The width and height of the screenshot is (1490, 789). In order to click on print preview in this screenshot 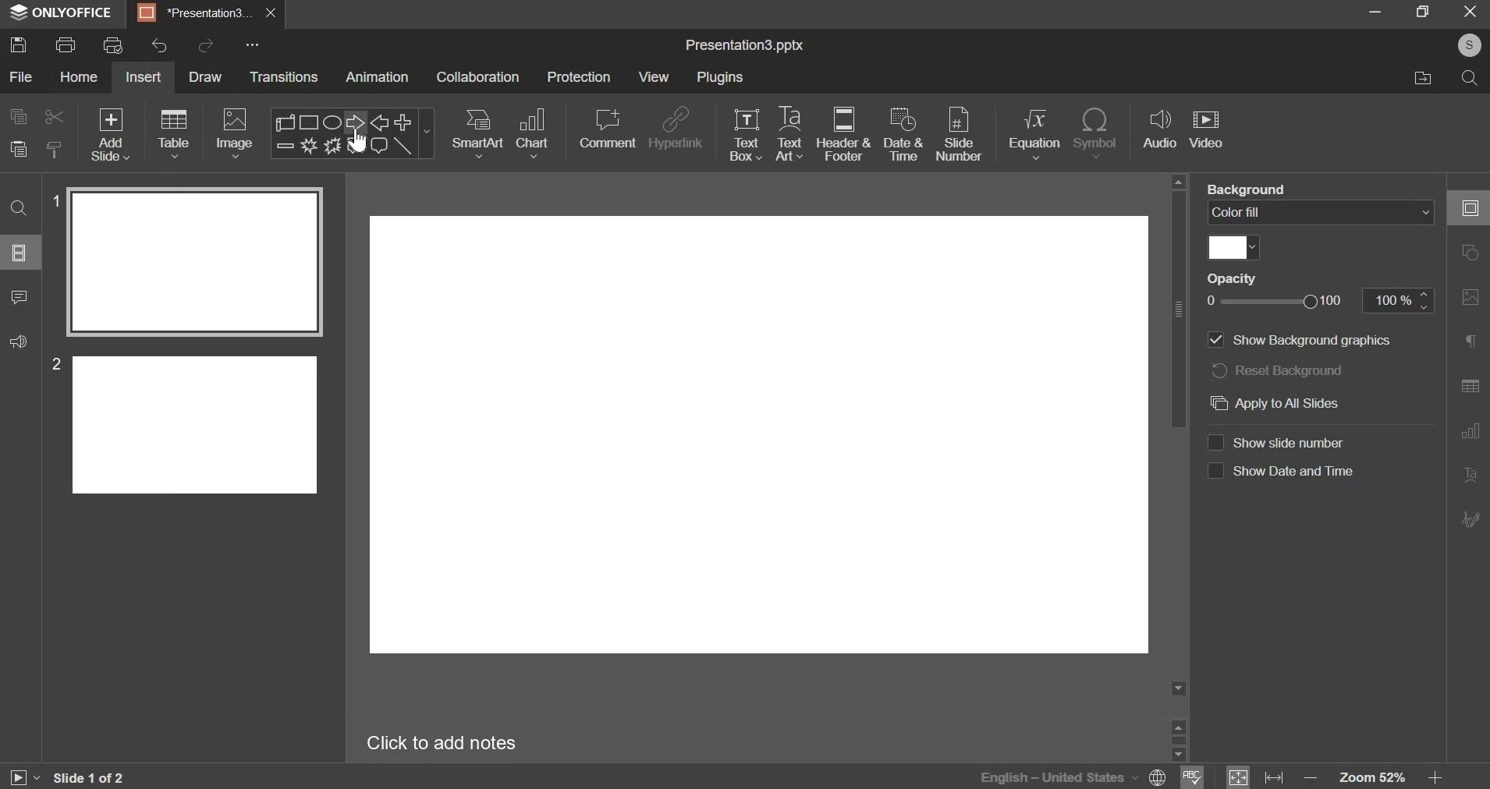, I will do `click(113, 44)`.